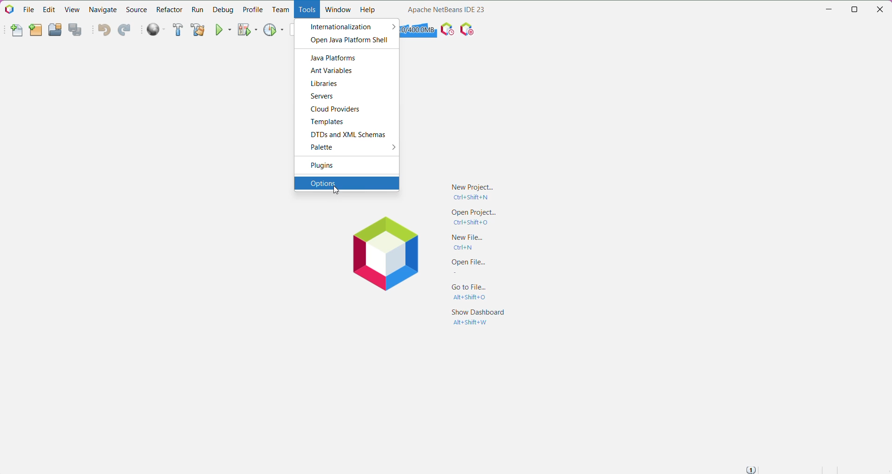 This screenshot has height=474, width=892. What do you see at coordinates (388, 254) in the screenshot?
I see `Application Logo` at bounding box center [388, 254].